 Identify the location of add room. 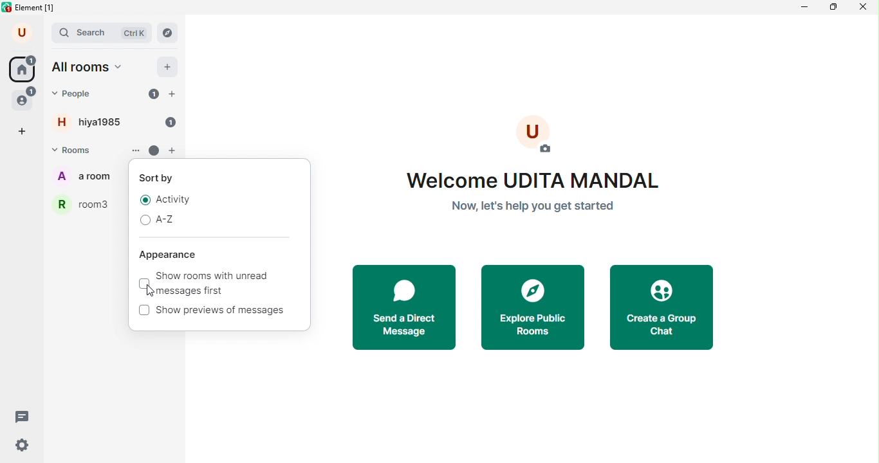
(174, 152).